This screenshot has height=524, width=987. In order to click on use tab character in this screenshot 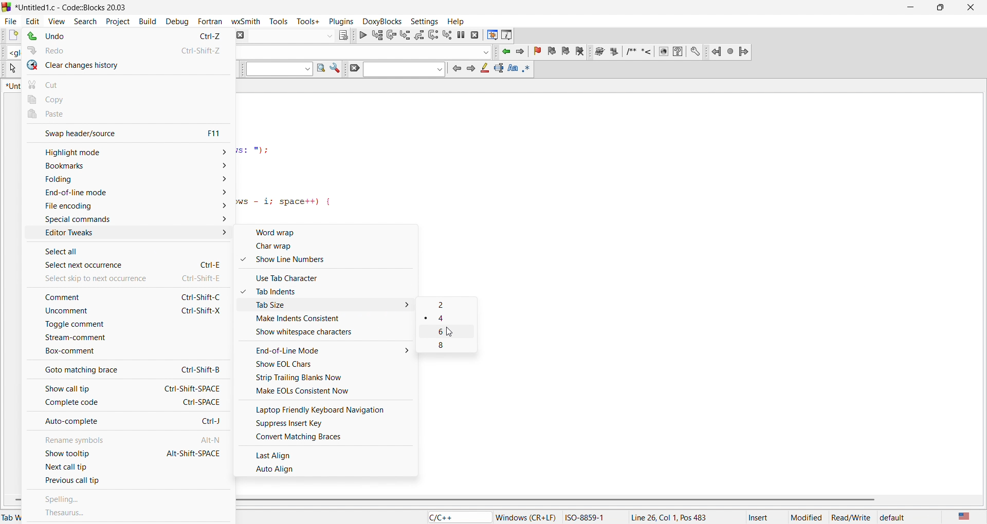, I will do `click(332, 276)`.